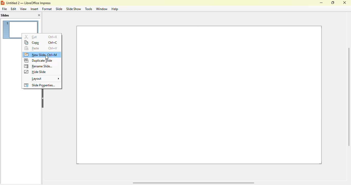 Image resolution: width=351 pixels, height=185 pixels. What do you see at coordinates (32, 43) in the screenshot?
I see `copy` at bounding box center [32, 43].